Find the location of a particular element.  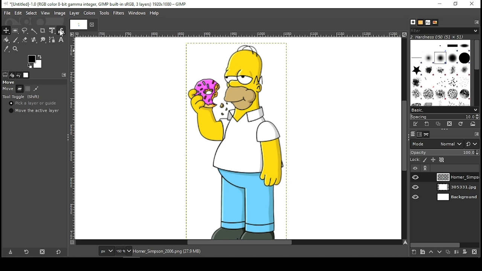

basic is located at coordinates (445, 110).